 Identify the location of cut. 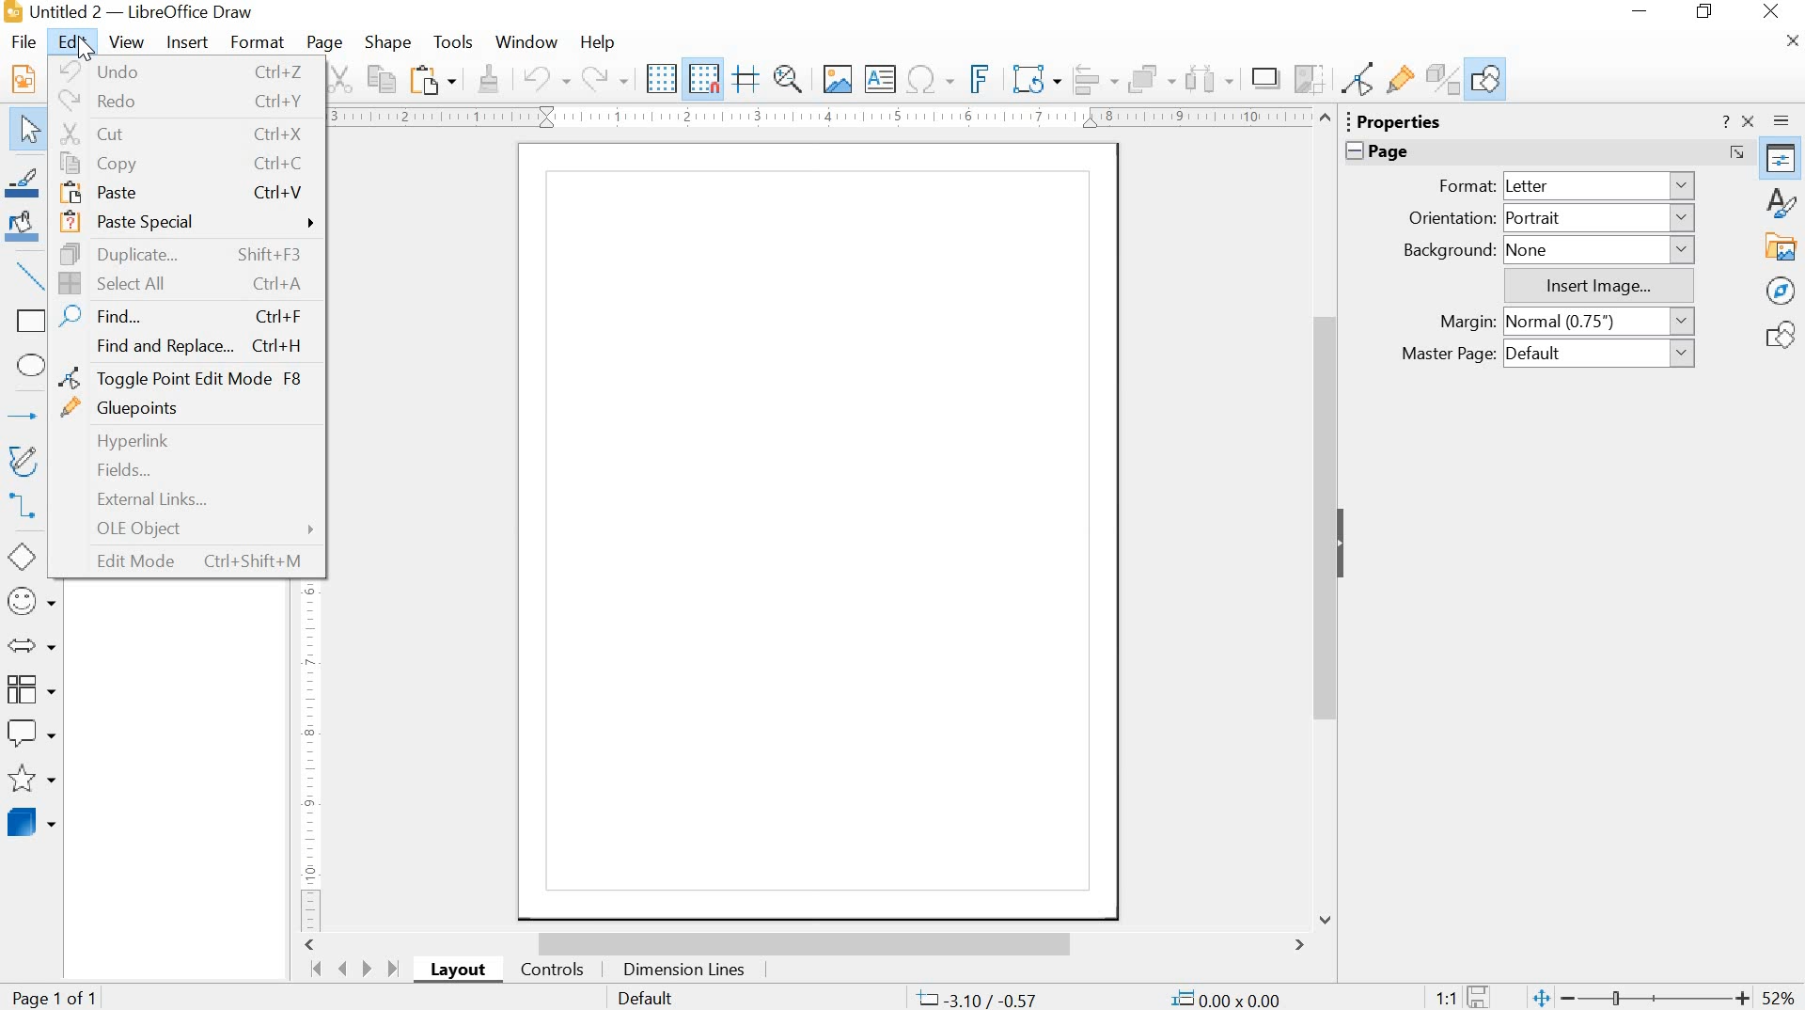
(185, 134).